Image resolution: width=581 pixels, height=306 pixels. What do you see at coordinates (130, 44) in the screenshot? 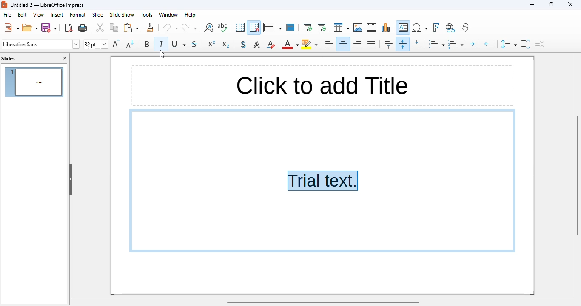
I see `decrease font size` at bounding box center [130, 44].